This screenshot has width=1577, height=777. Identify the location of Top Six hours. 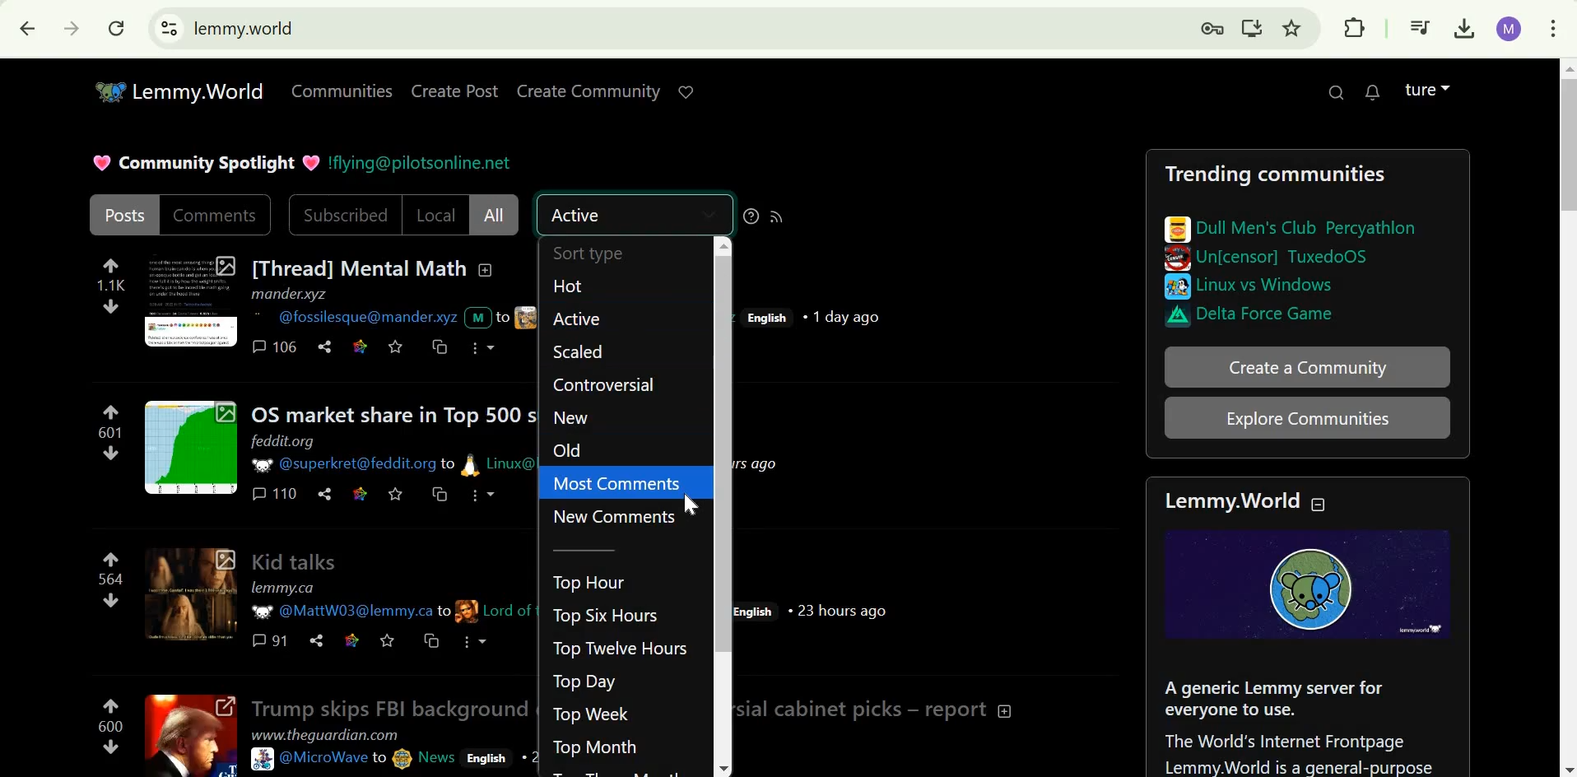
(607, 616).